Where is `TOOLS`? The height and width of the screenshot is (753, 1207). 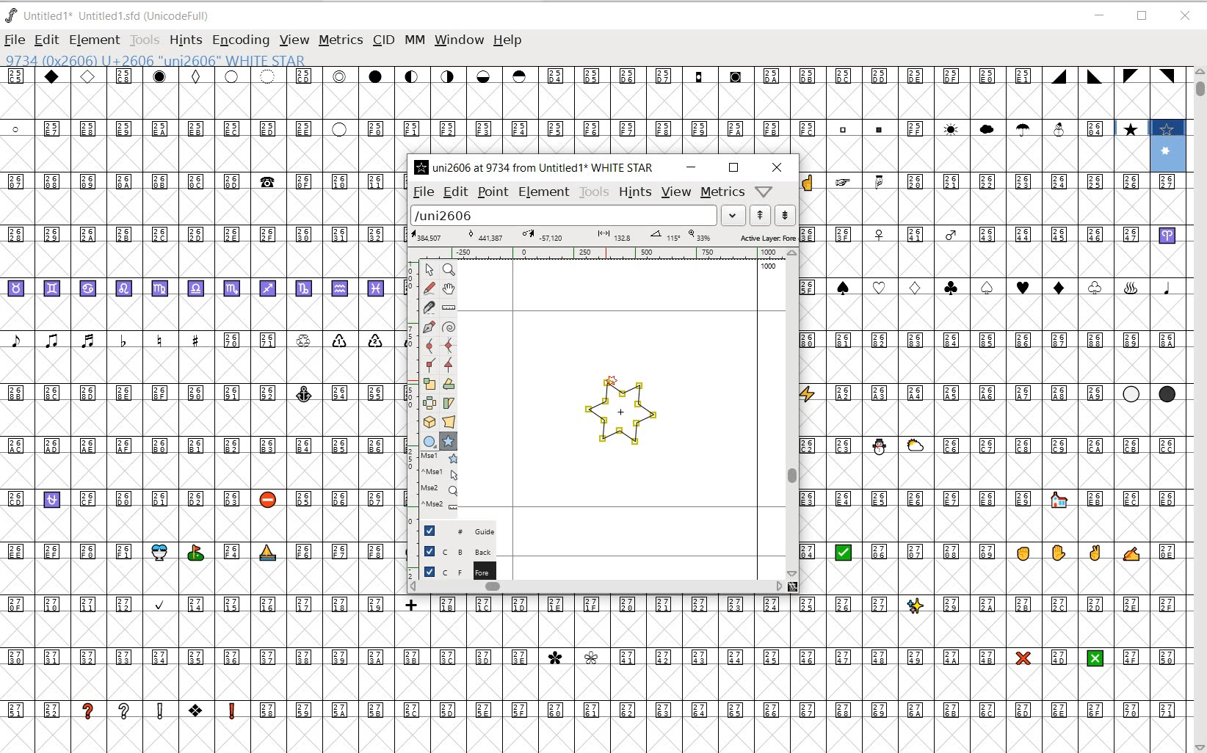 TOOLS is located at coordinates (593, 193).